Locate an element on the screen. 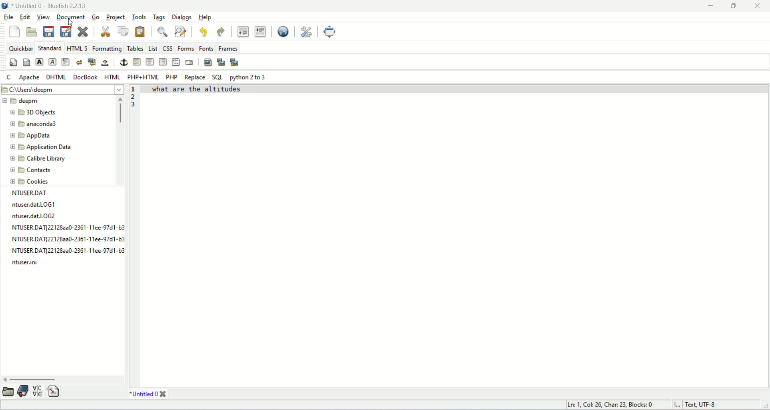 This screenshot has height=410, width=770. fullscreen is located at coordinates (330, 31).